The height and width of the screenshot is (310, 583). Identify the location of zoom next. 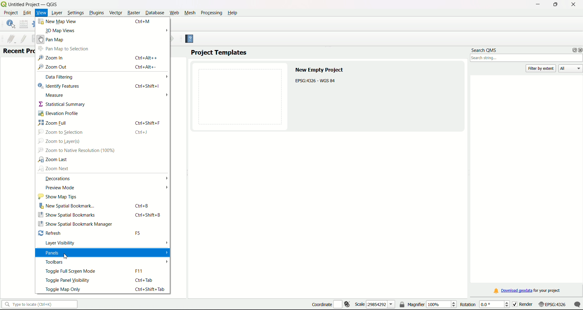
(54, 169).